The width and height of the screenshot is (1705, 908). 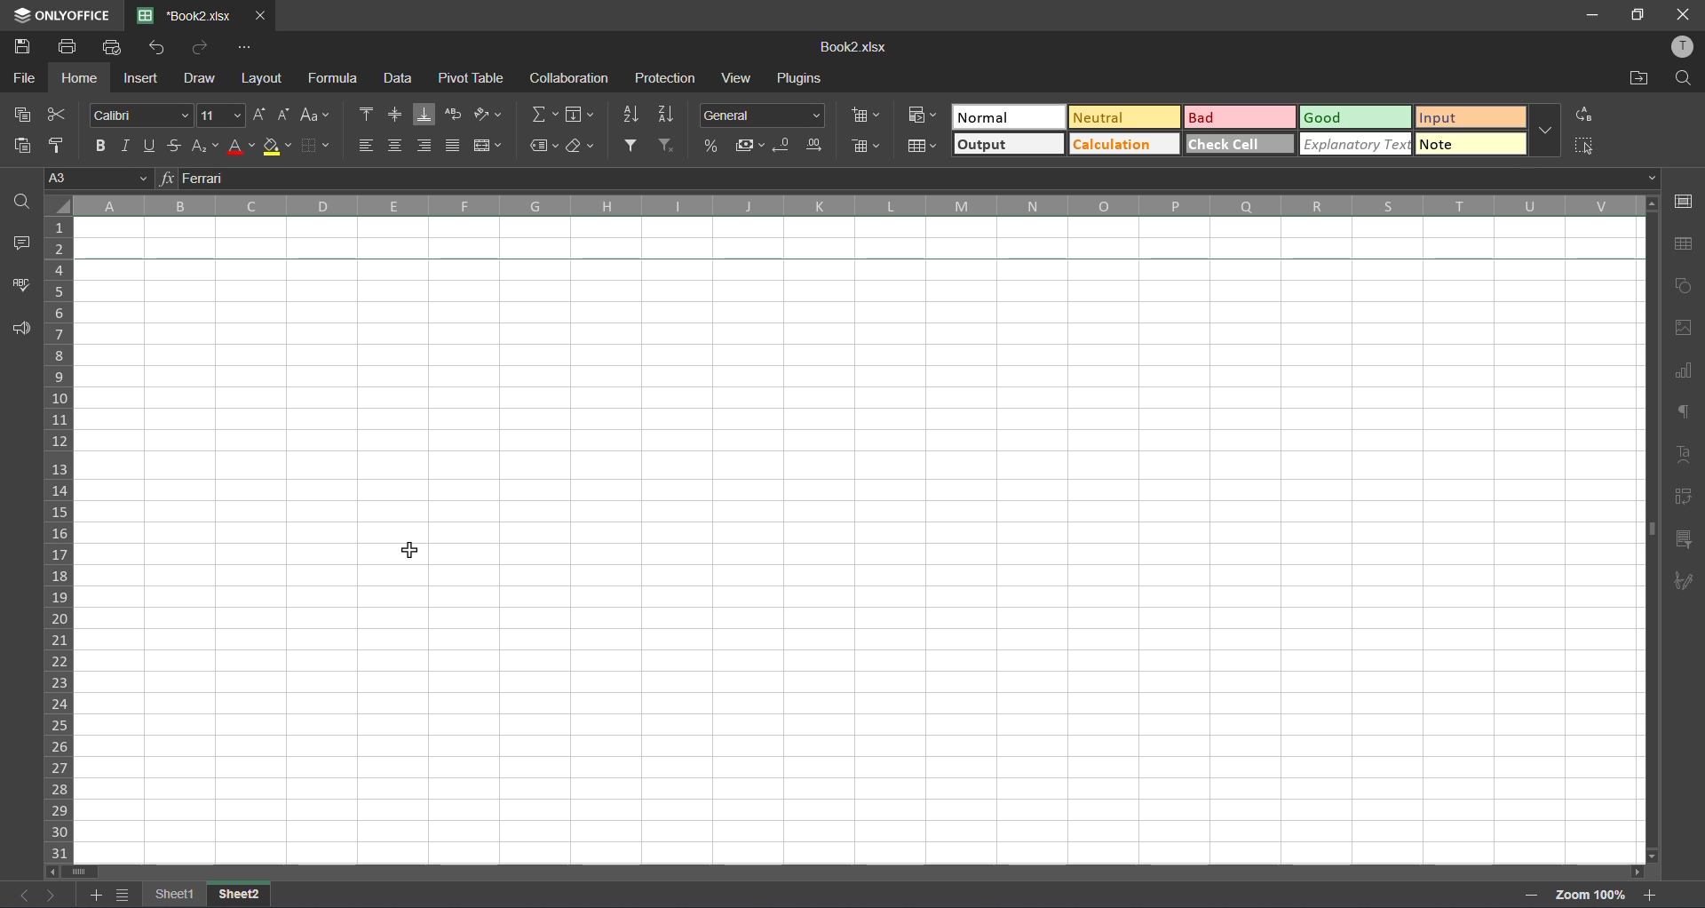 What do you see at coordinates (242, 146) in the screenshot?
I see `font color` at bounding box center [242, 146].